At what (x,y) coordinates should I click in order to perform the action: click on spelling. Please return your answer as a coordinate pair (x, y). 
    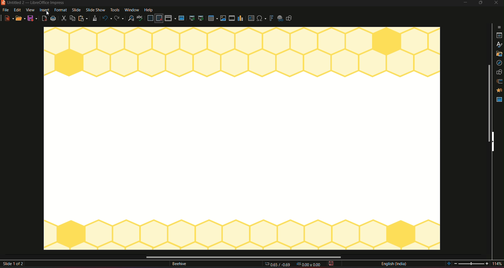
    Looking at the image, I should click on (140, 19).